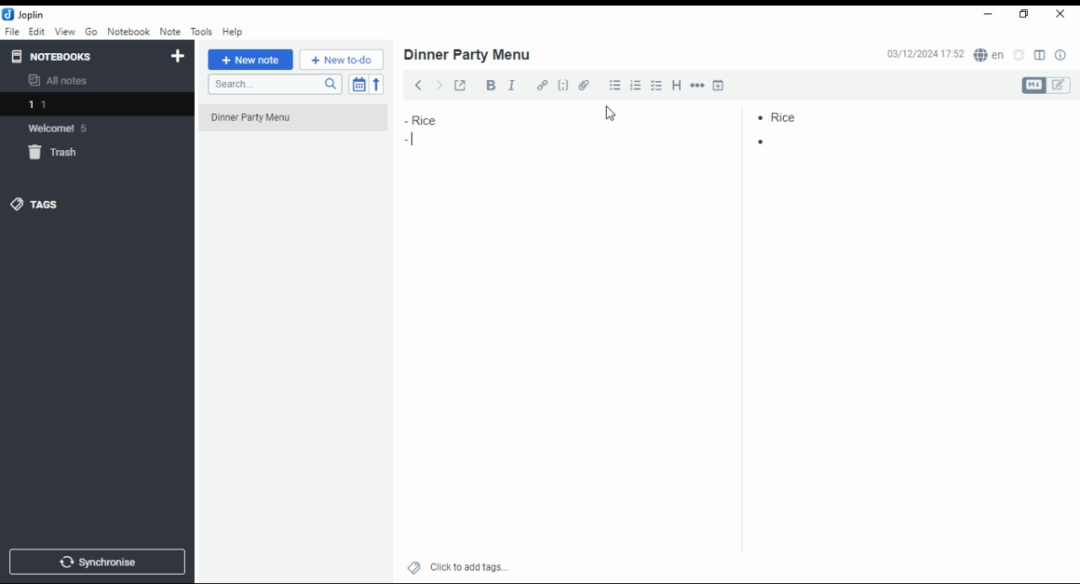 Image resolution: width=1080 pixels, height=584 pixels. I want to click on reverse sort order, so click(378, 84).